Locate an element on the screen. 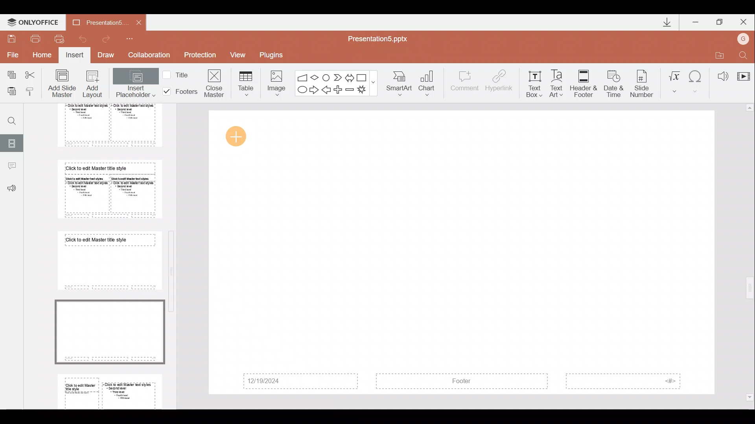 Image resolution: width=755 pixels, height=424 pixels. File is located at coordinates (11, 55).